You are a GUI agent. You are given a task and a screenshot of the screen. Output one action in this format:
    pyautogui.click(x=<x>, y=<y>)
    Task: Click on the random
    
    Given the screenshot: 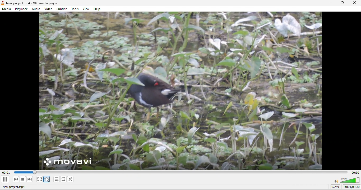 What is the action you would take?
    pyautogui.click(x=72, y=180)
    